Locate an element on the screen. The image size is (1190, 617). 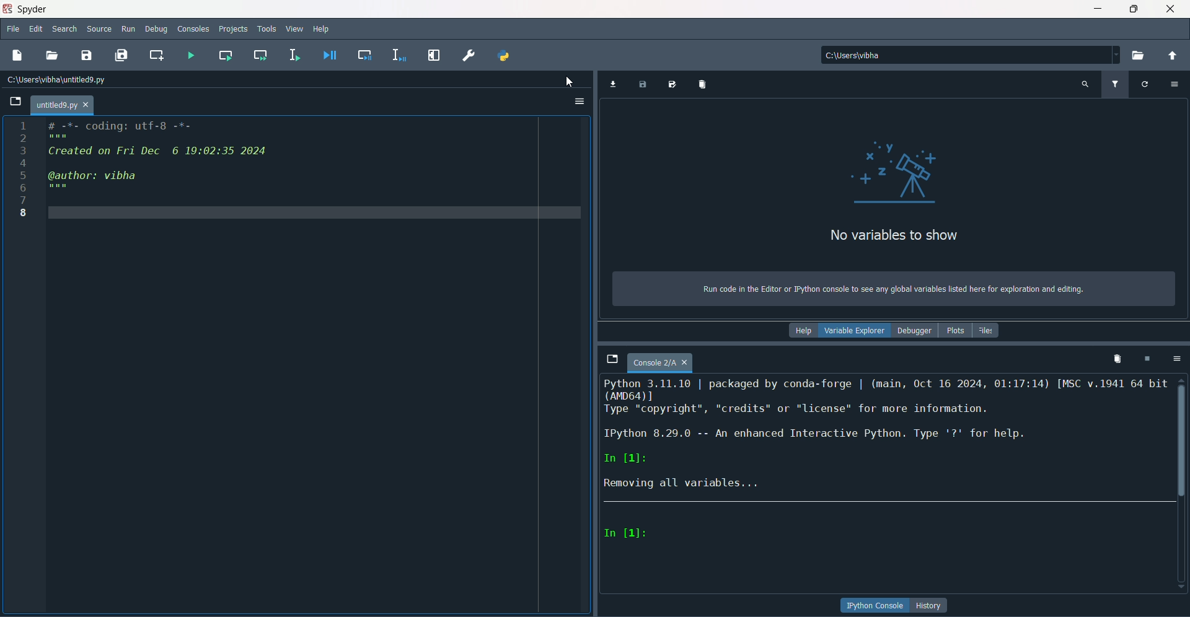
debug is located at coordinates (157, 30).